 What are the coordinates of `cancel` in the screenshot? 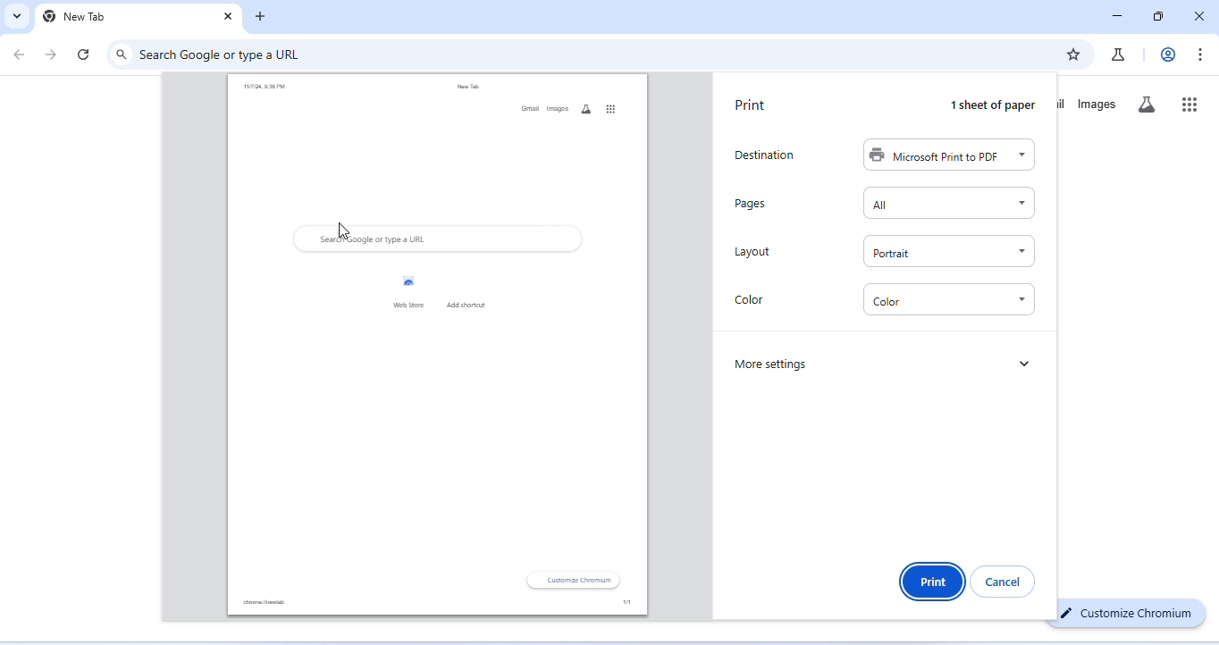 It's located at (1006, 580).